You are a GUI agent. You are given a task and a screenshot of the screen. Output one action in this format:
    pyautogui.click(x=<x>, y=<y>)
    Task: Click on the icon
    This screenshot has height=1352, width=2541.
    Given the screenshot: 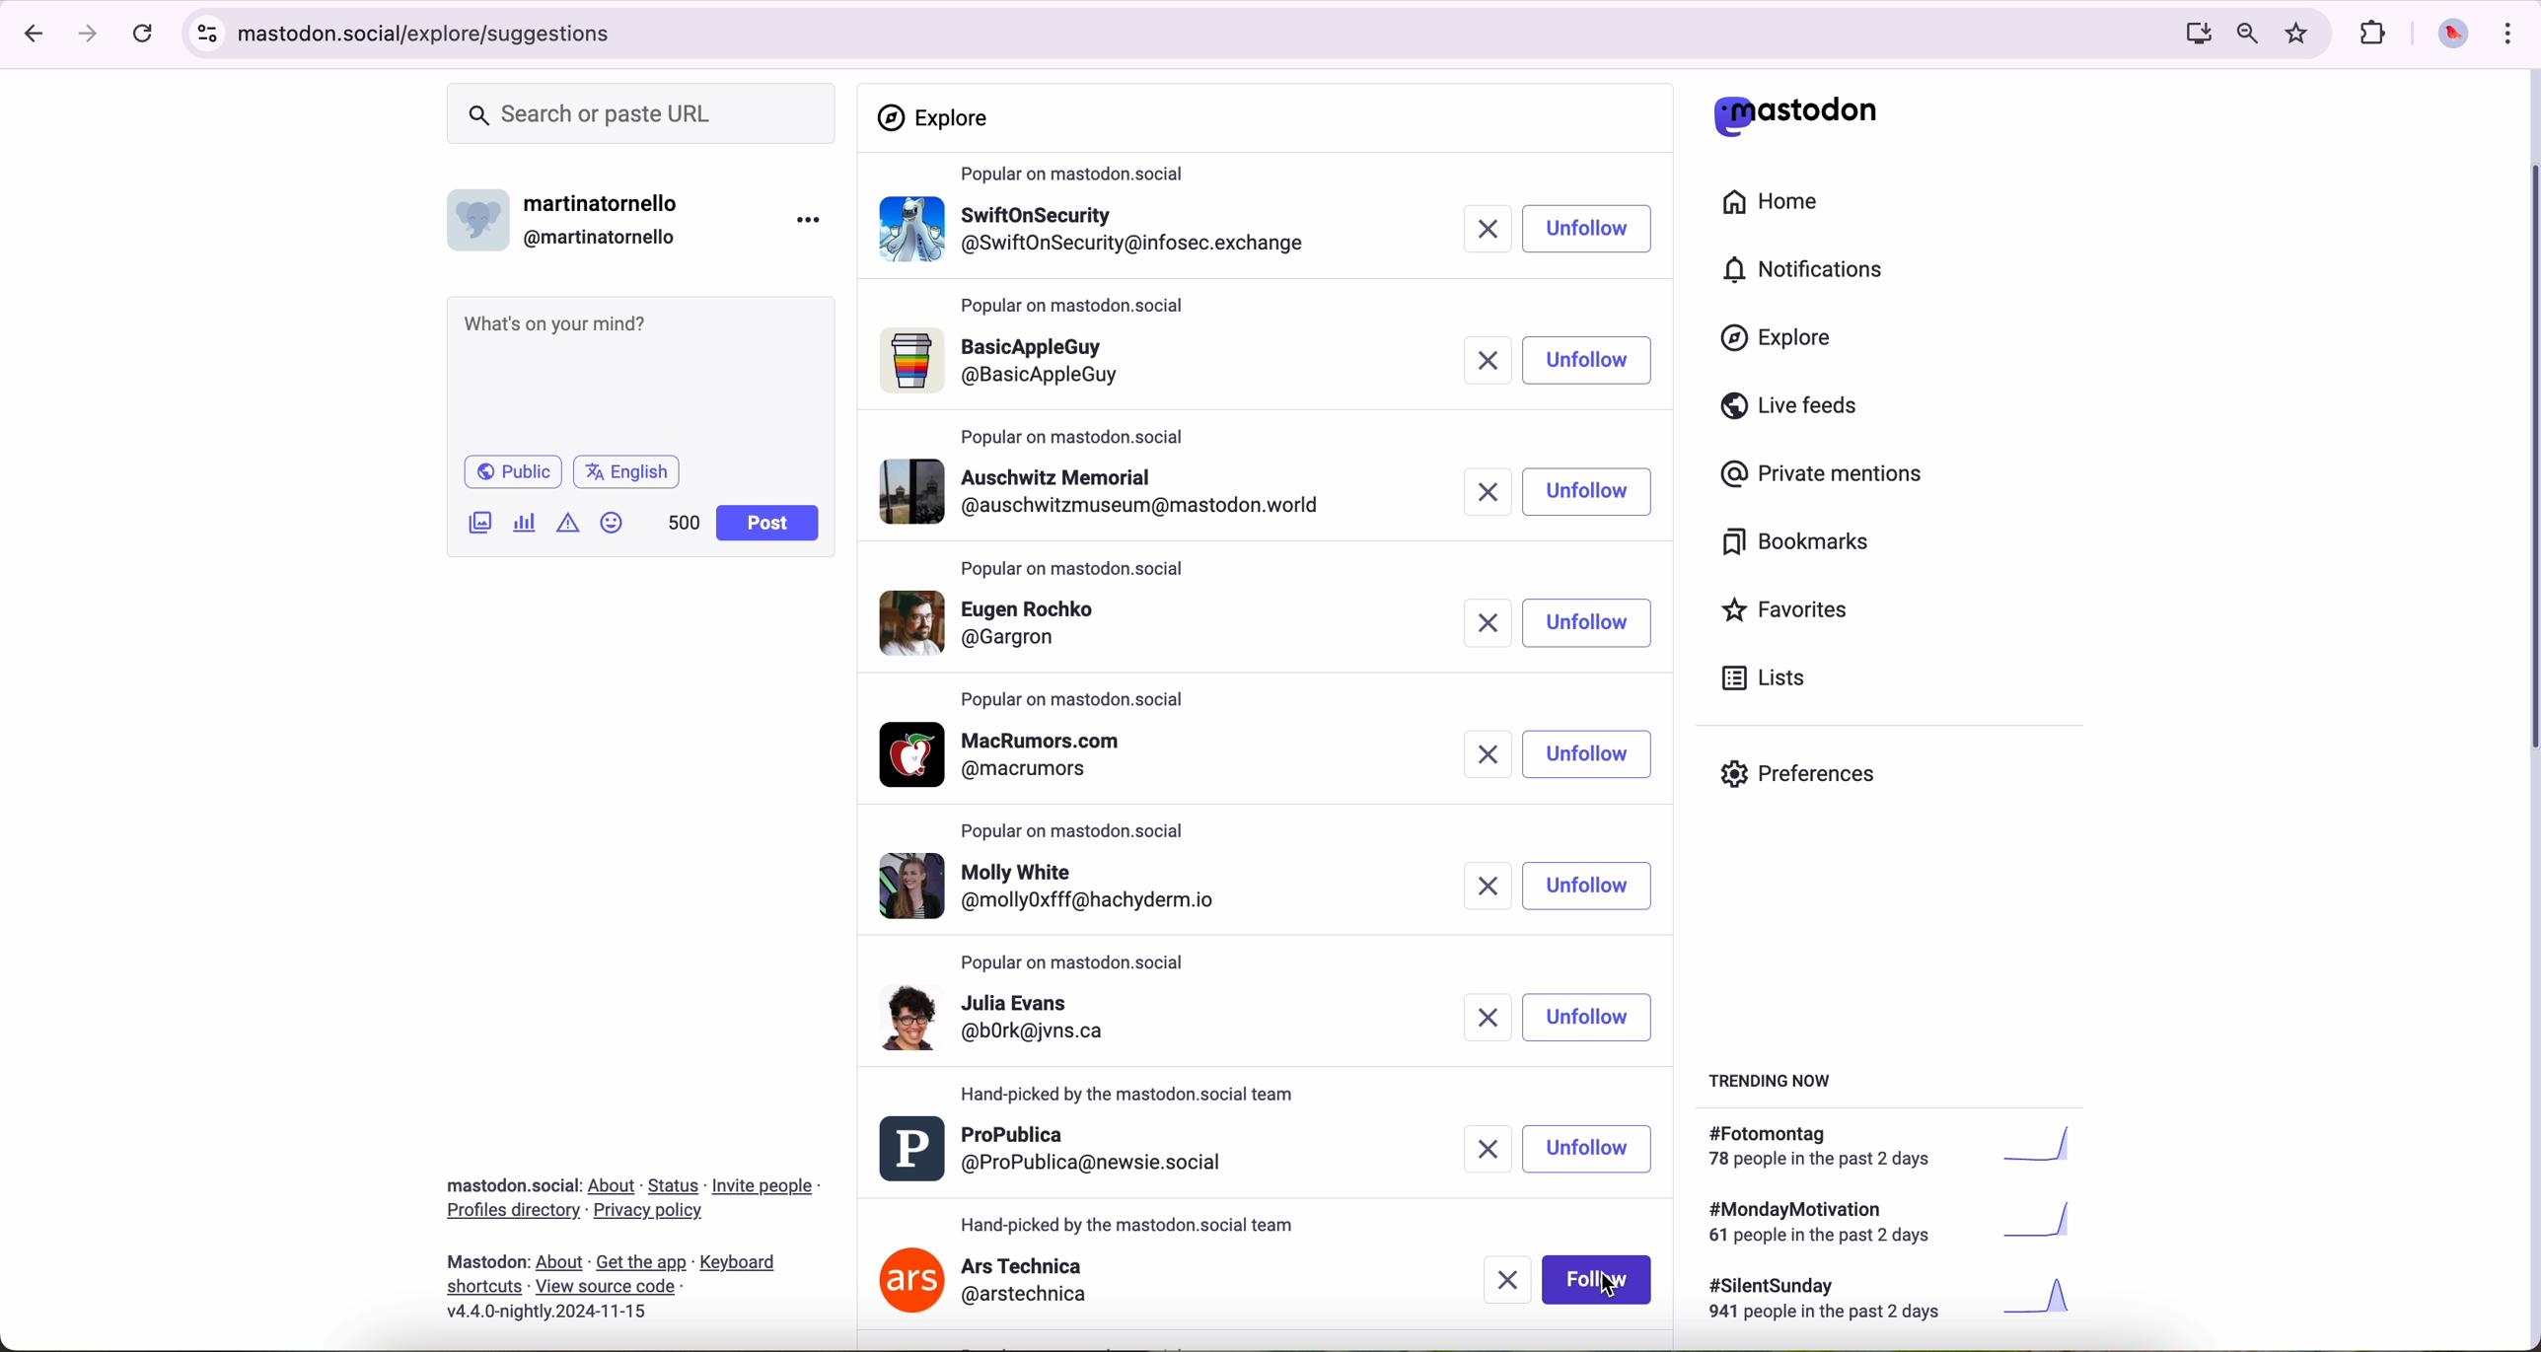 What is the action you would take?
    pyautogui.click(x=570, y=522)
    